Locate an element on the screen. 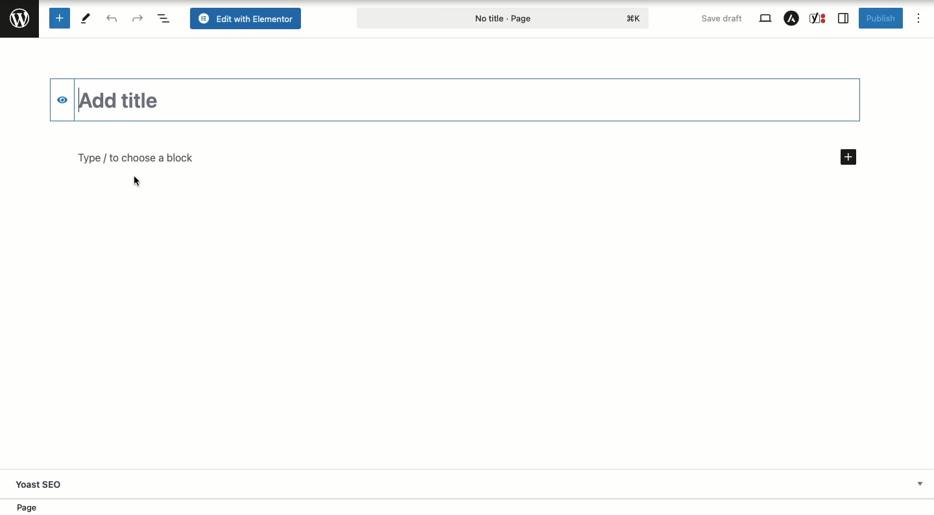 The image size is (934, 515). Undo is located at coordinates (114, 18).